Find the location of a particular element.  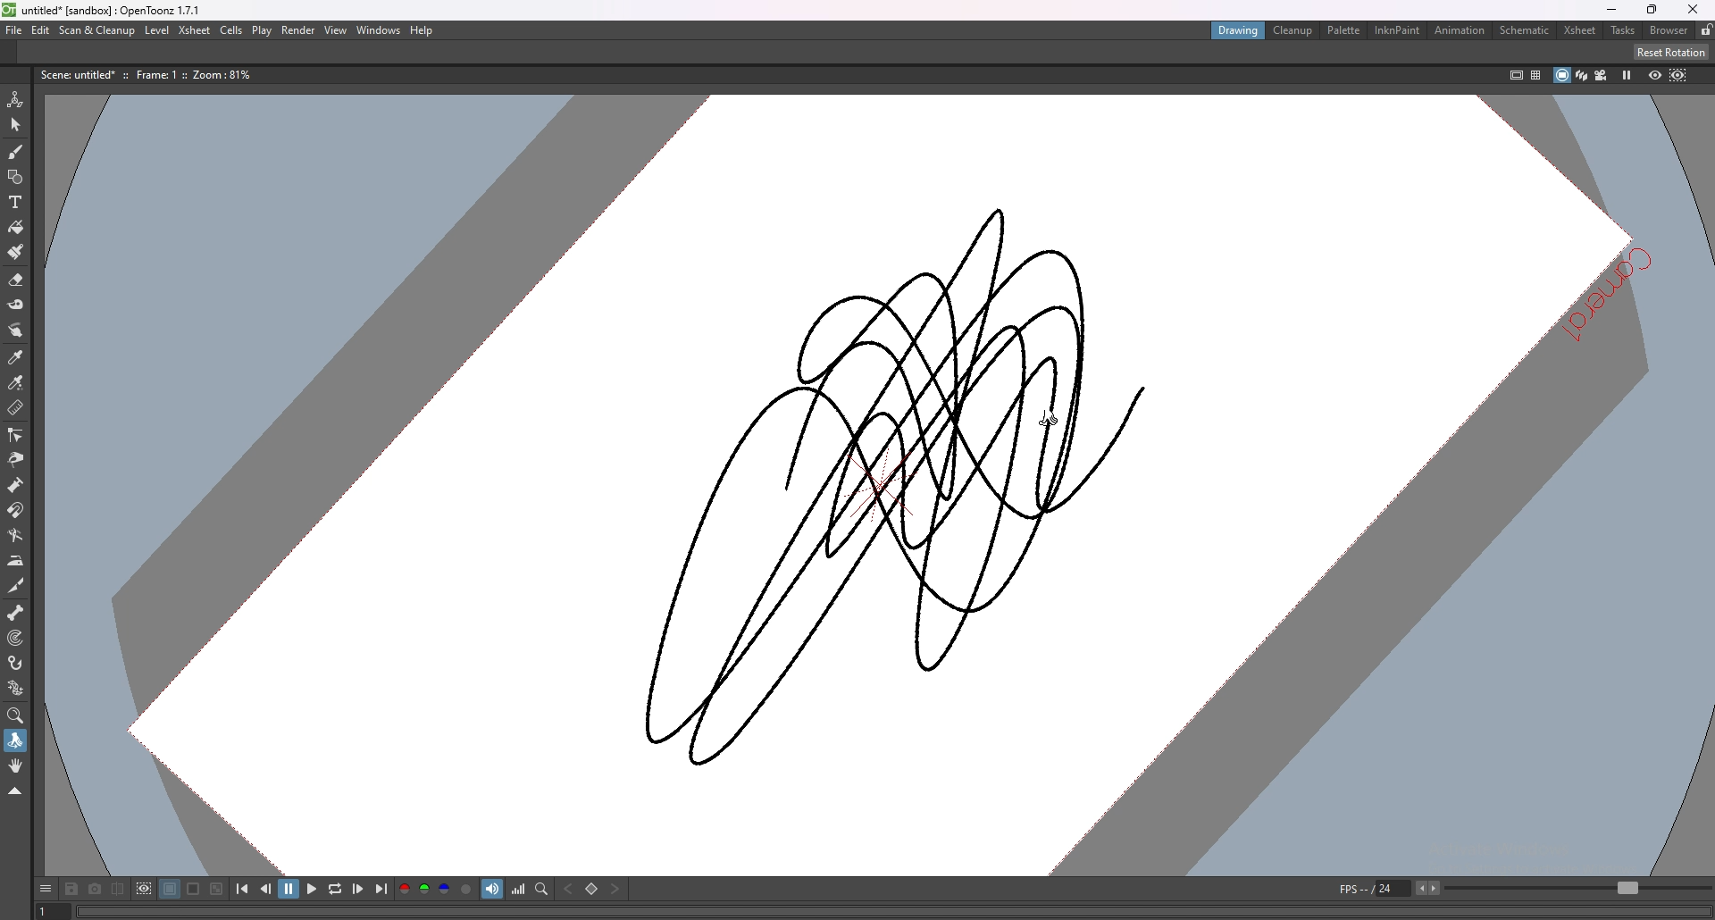

fill brush tool is located at coordinates (16, 251).